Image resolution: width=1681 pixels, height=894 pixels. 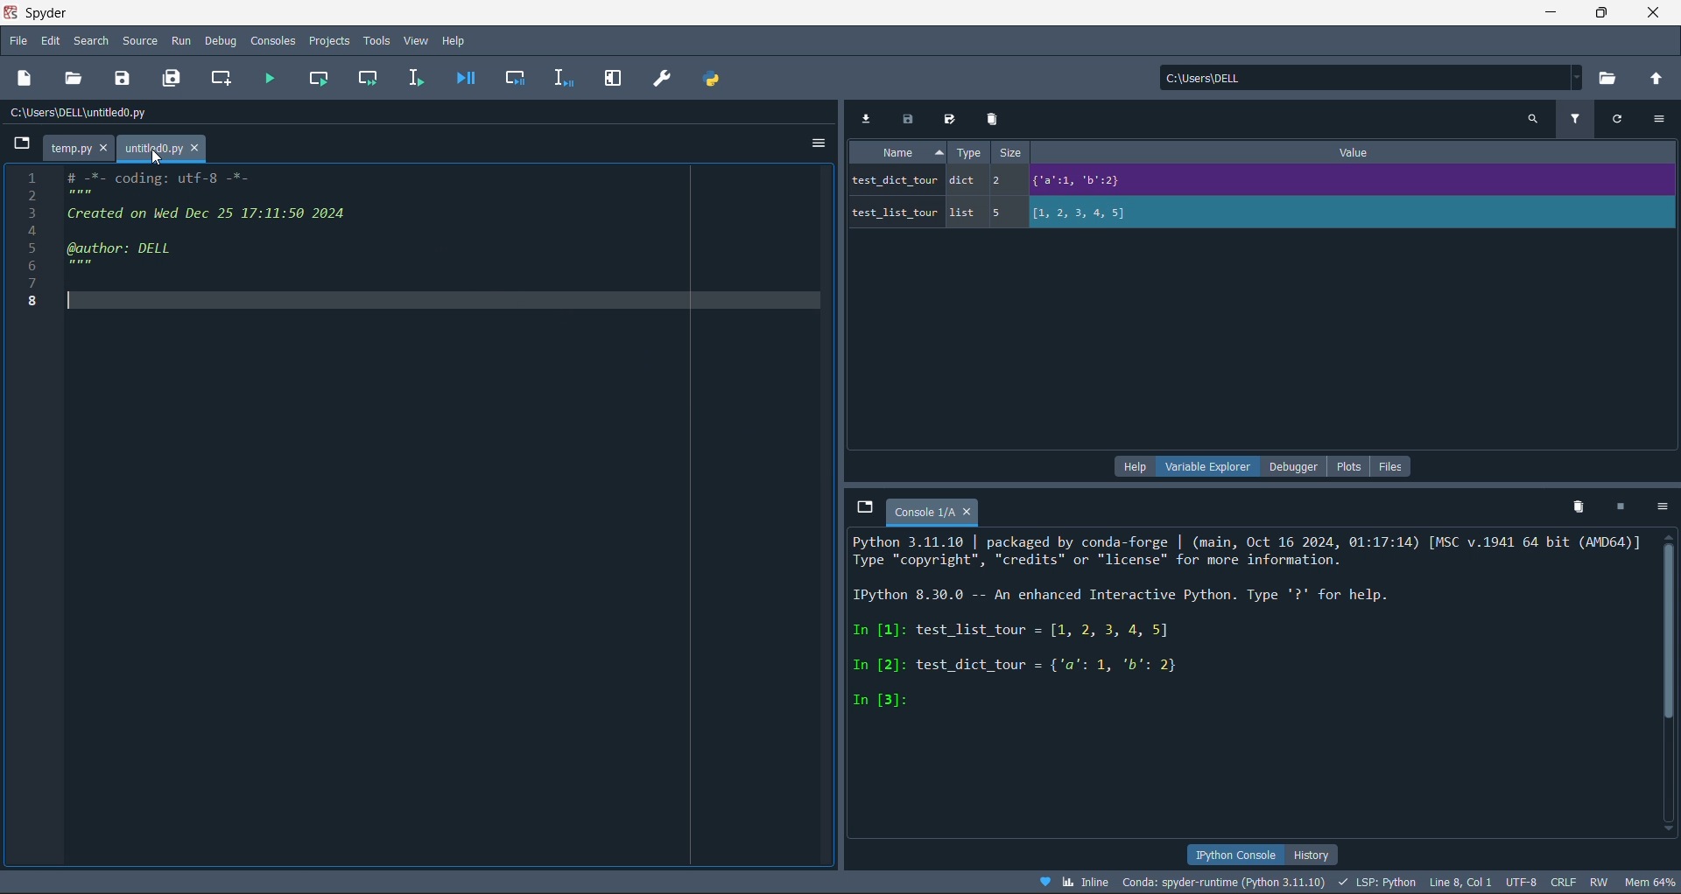 What do you see at coordinates (1561, 882) in the screenshot?
I see `CRLF` at bounding box center [1561, 882].